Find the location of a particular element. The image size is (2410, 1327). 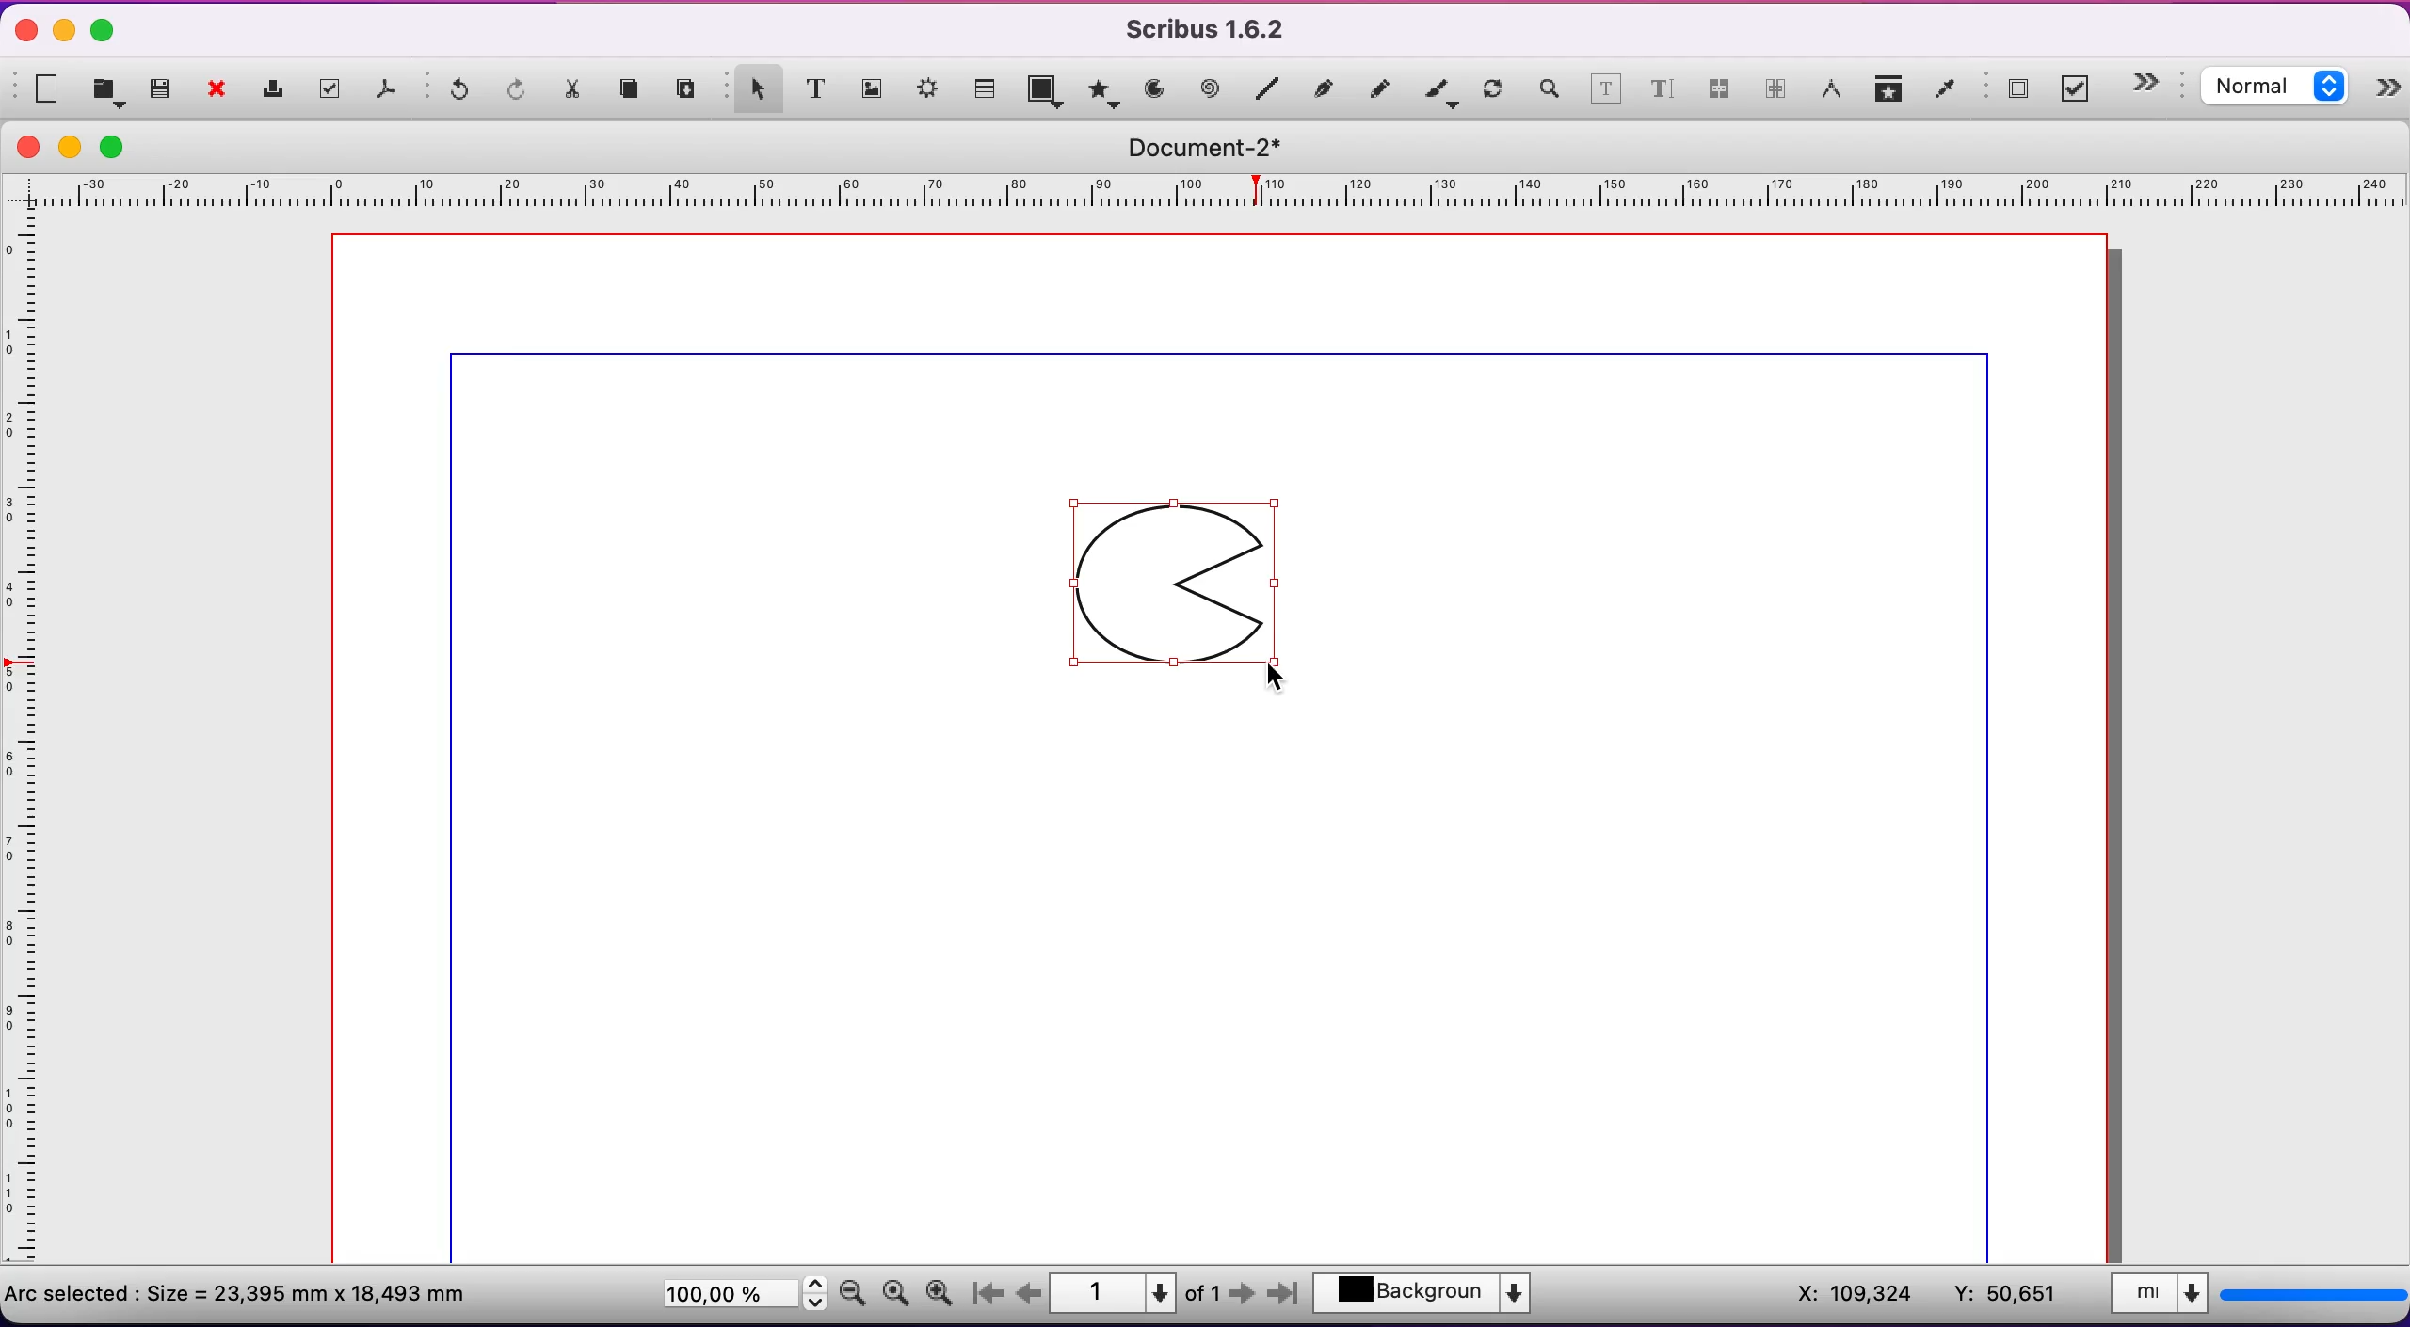

insert pdf press button is located at coordinates (2011, 90).